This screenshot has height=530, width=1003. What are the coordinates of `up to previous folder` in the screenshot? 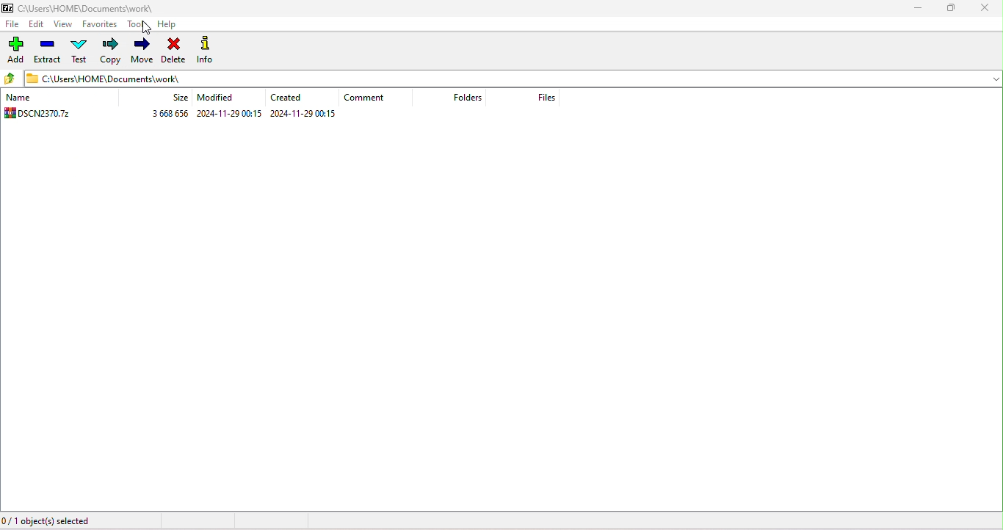 It's located at (10, 77).